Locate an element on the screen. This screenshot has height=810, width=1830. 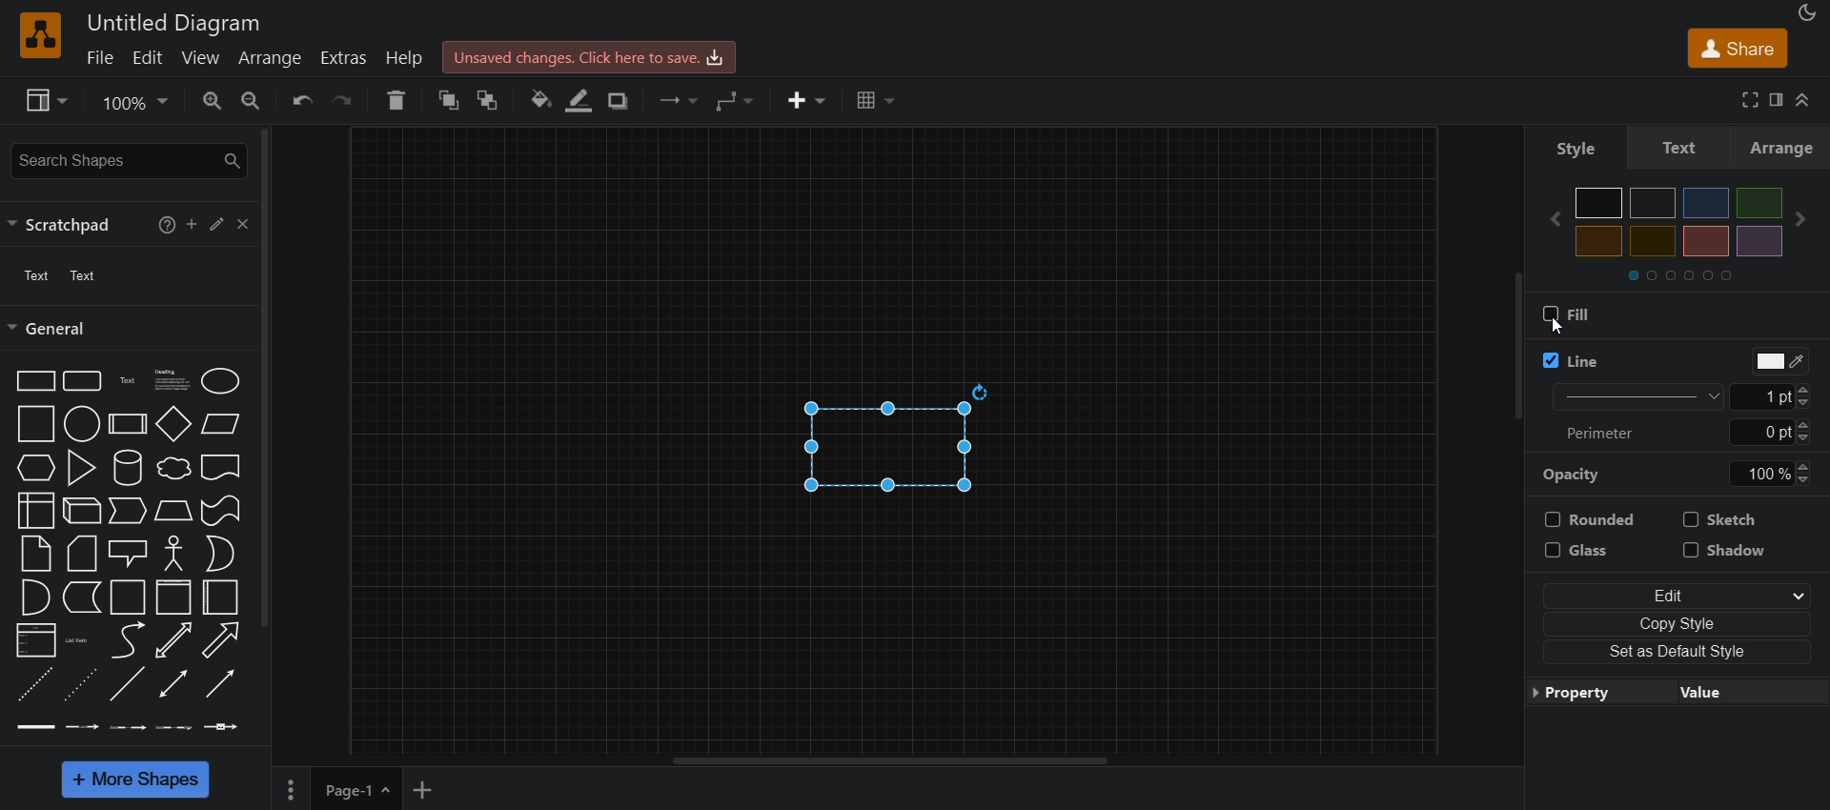
vertical scroll bar is located at coordinates (1516, 350).